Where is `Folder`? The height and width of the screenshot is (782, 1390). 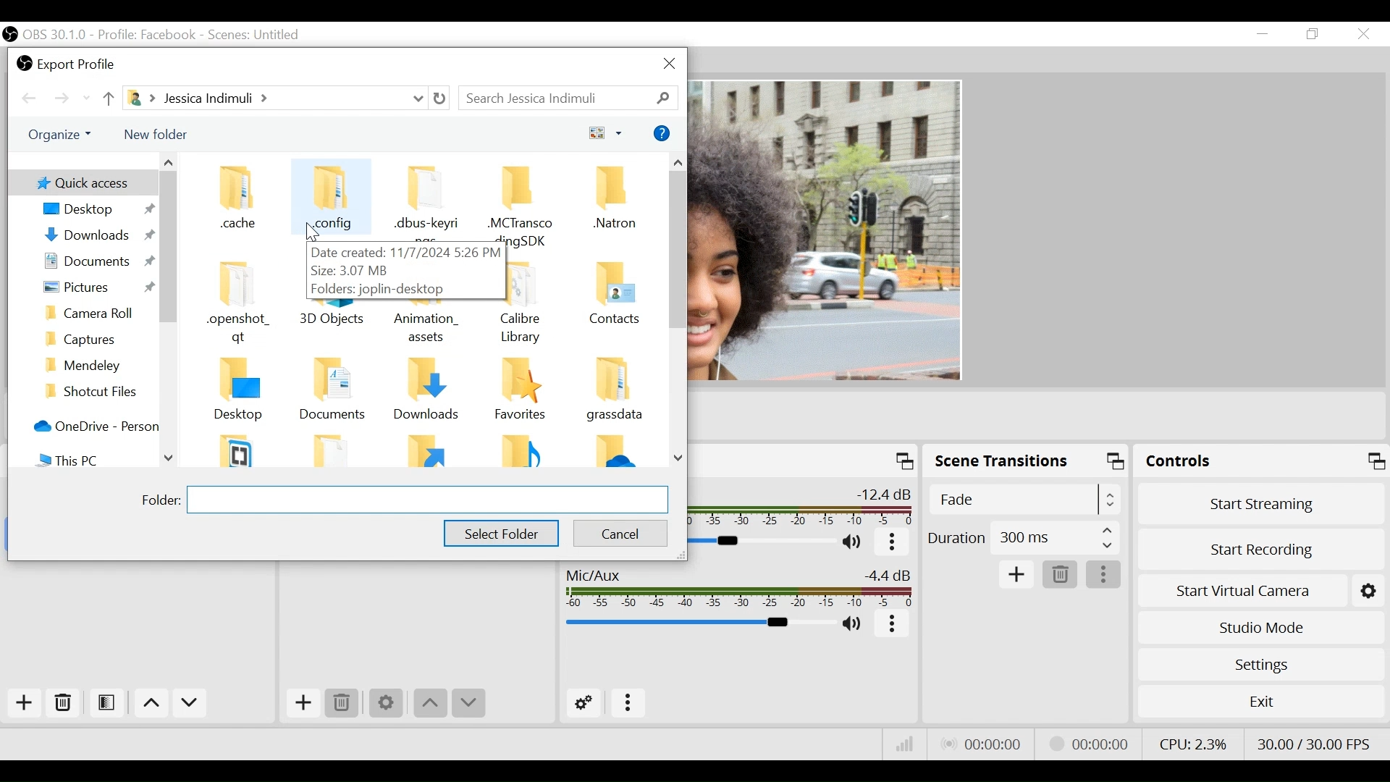 Folder is located at coordinates (244, 392).